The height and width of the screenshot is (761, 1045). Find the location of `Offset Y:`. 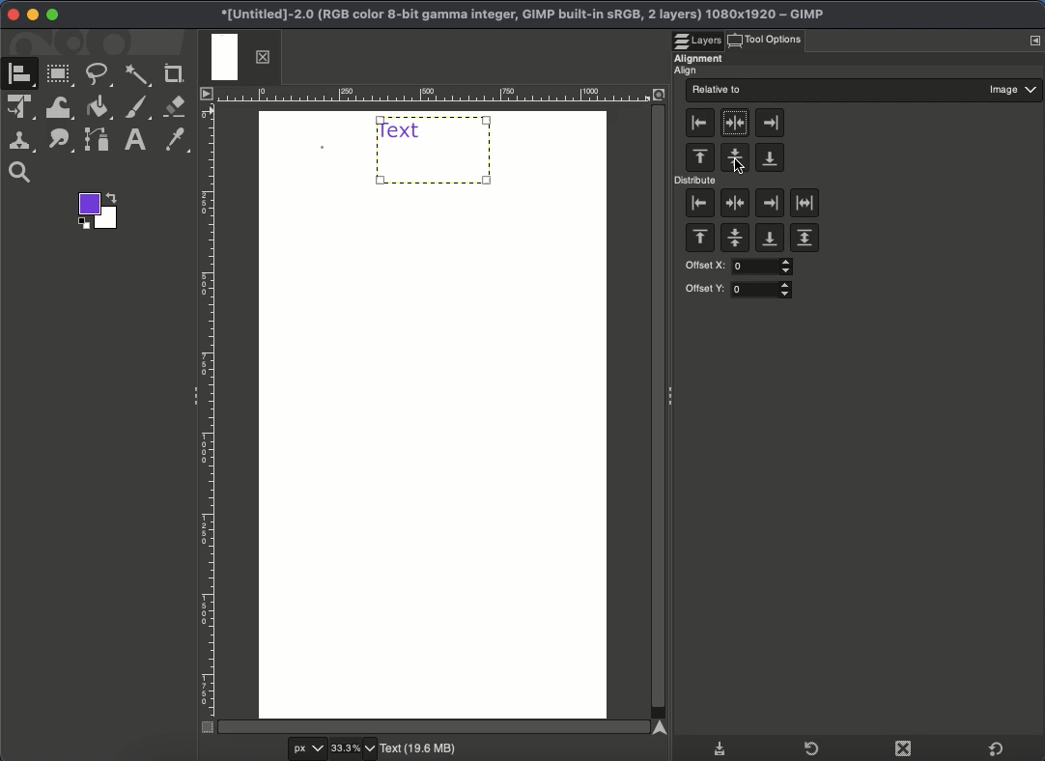

Offset Y: is located at coordinates (740, 290).